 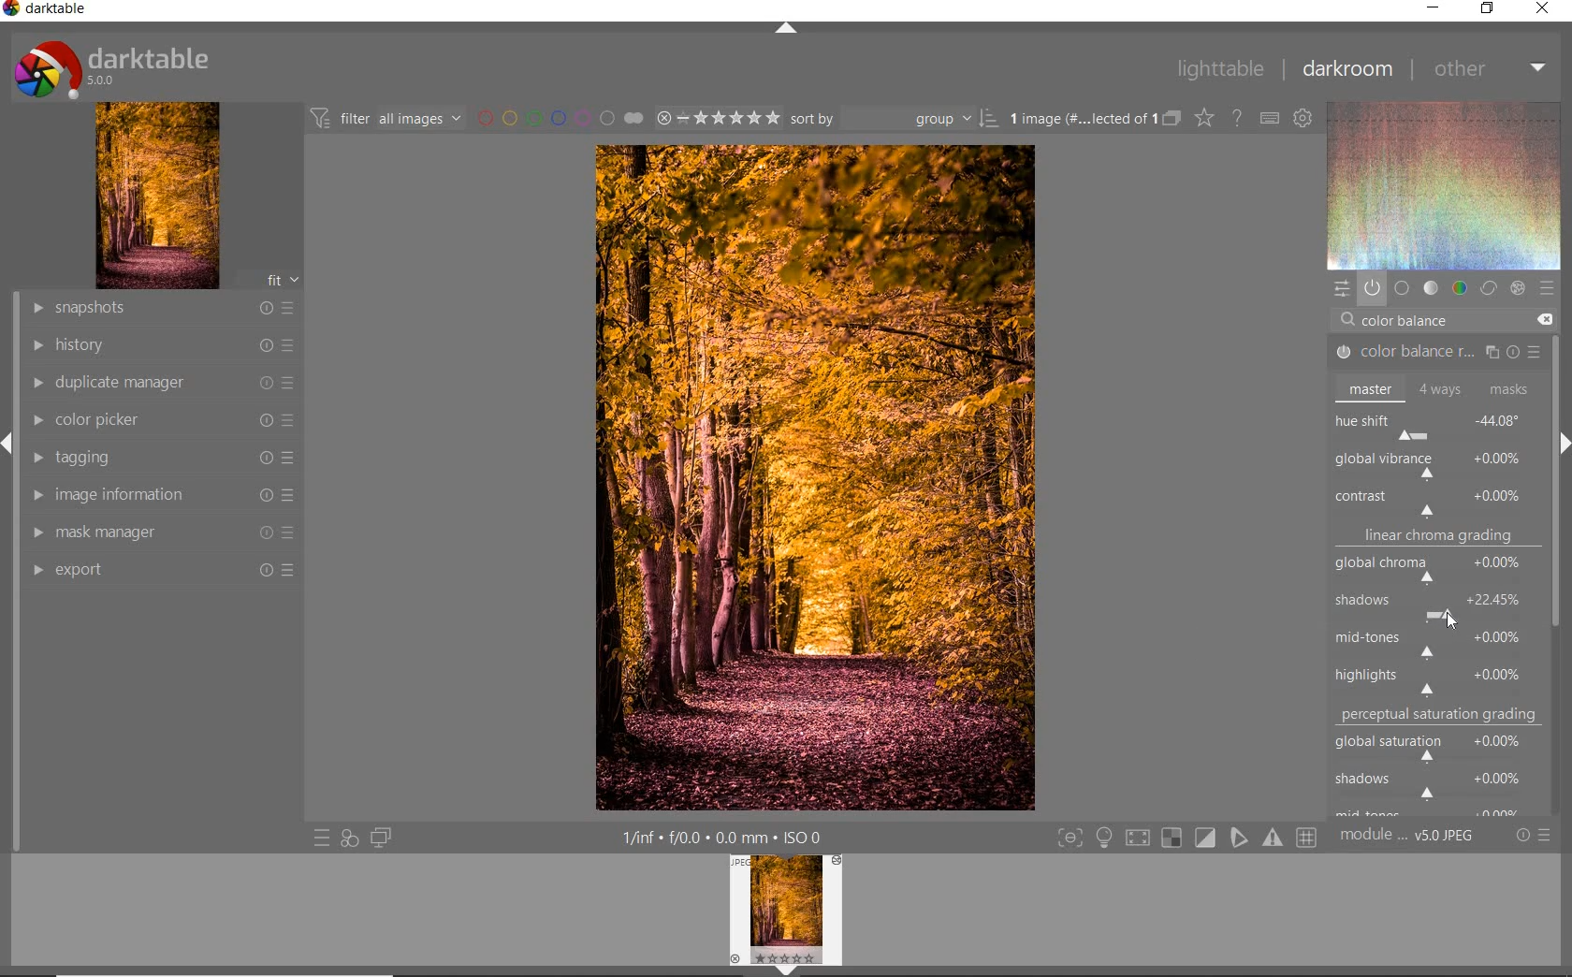 What do you see at coordinates (377, 838) in the screenshot?
I see `display a second darkroom image window` at bounding box center [377, 838].